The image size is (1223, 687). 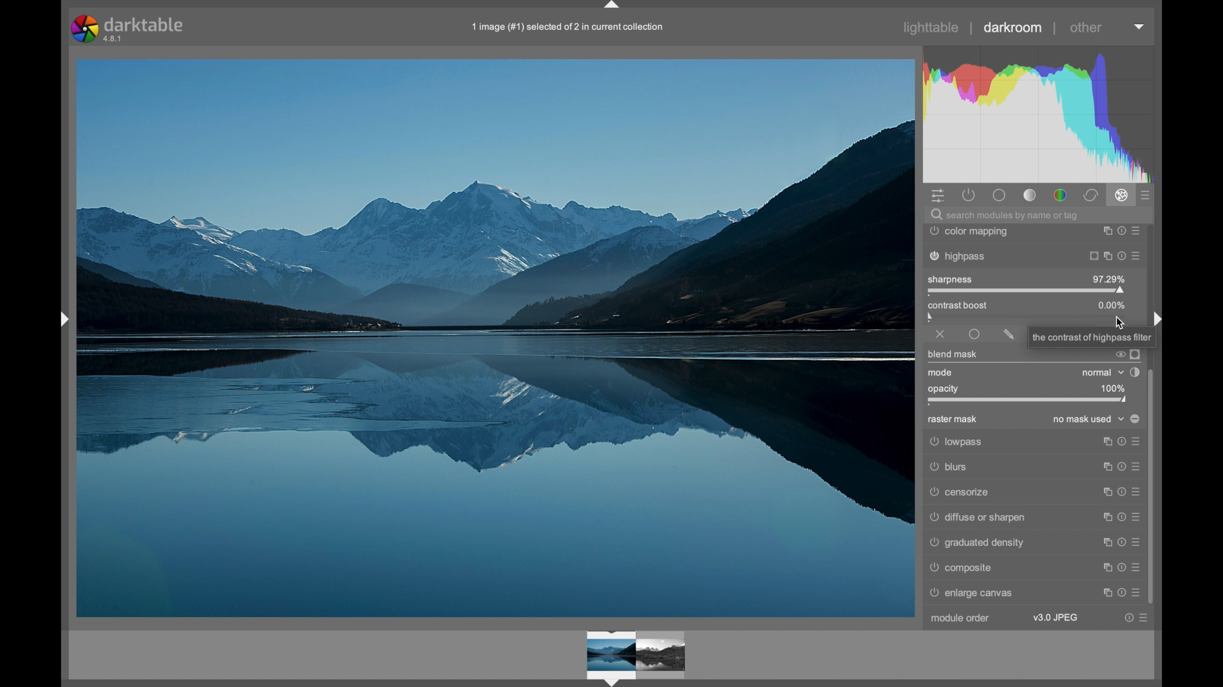 I want to click on 100%, so click(x=1112, y=388).